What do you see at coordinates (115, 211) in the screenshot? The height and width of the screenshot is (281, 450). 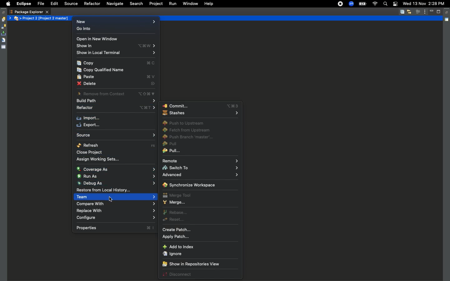 I see `Compare with` at bounding box center [115, 211].